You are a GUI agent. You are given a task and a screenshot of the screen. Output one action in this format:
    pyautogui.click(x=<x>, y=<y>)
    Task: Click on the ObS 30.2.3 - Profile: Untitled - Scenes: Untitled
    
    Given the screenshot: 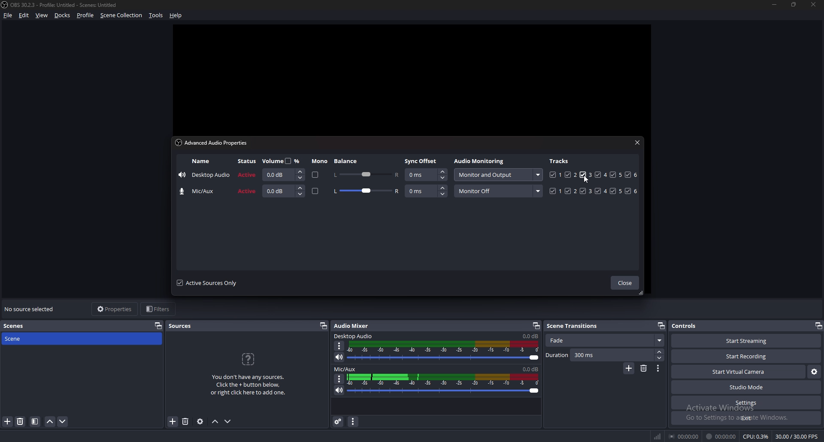 What is the action you would take?
    pyautogui.click(x=68, y=3)
    